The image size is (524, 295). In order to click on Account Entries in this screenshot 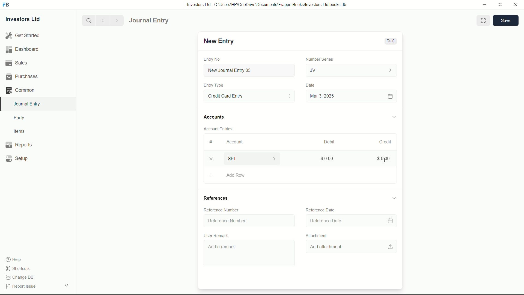, I will do `click(221, 128)`.